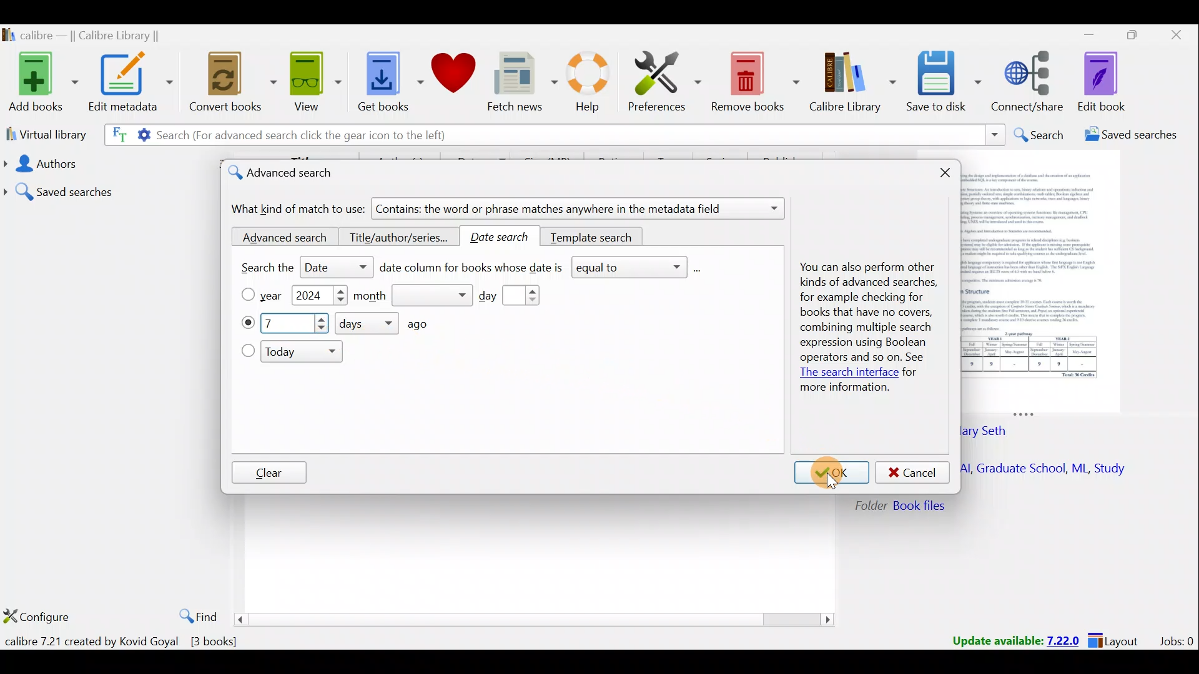  I want to click on Date column for books whose date is, so click(472, 270).